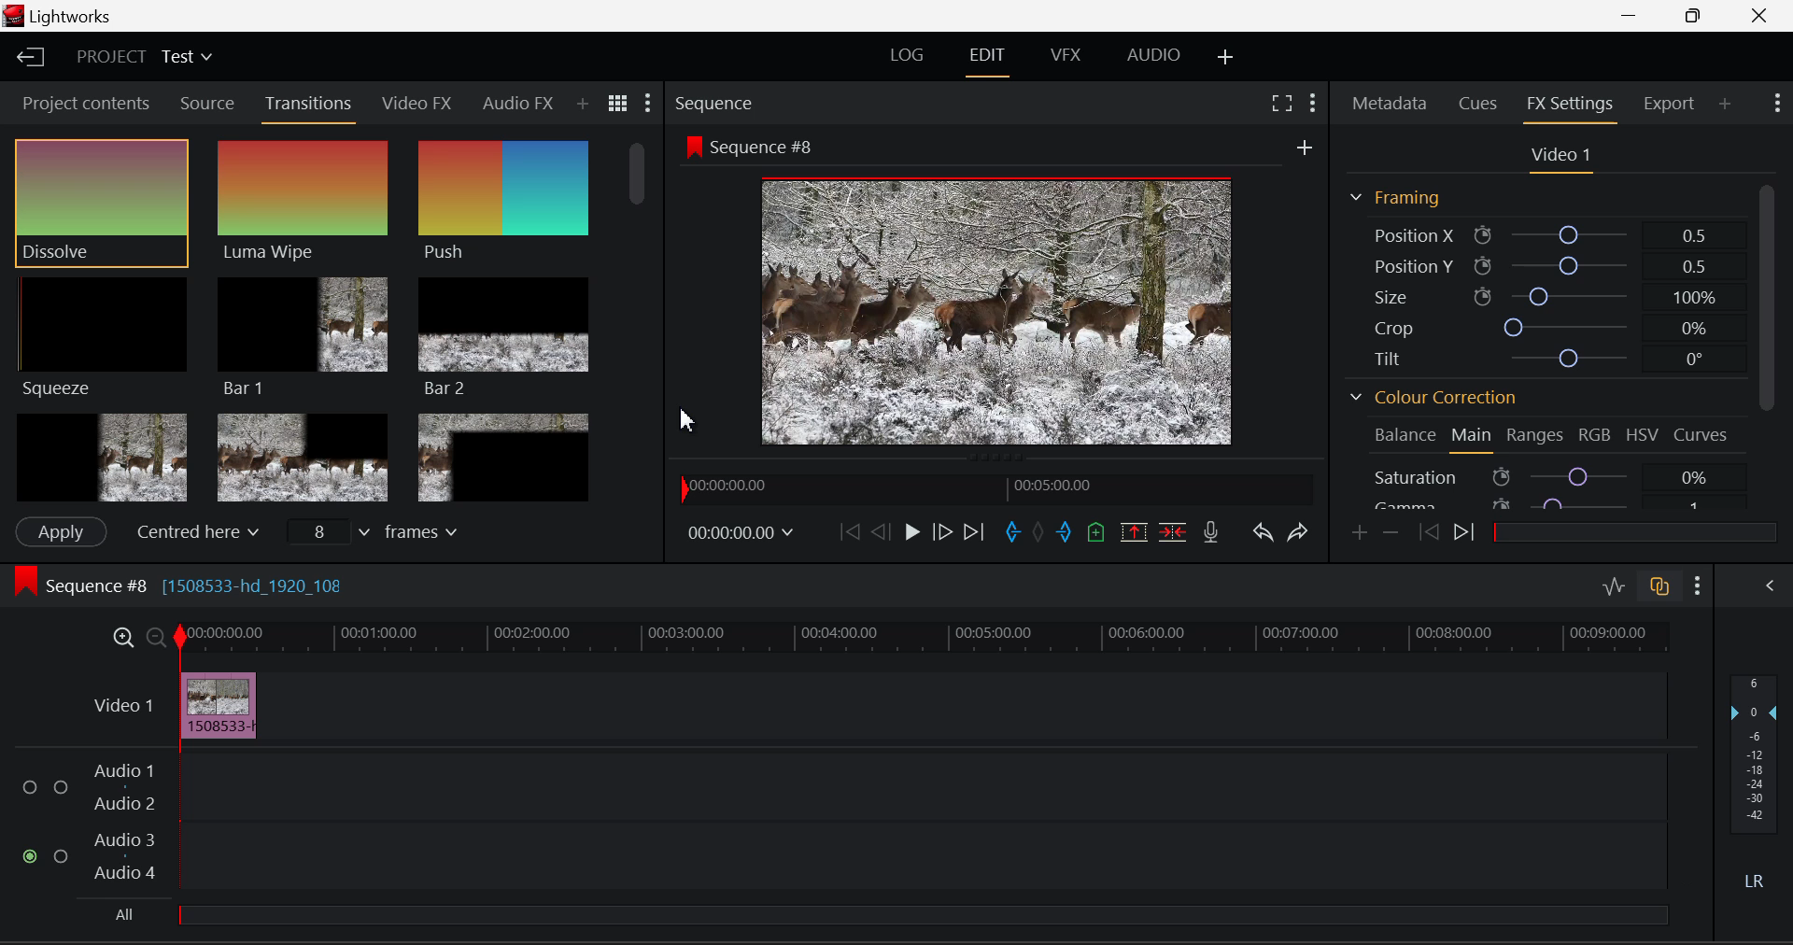 Image resolution: width=1793 pixels, height=945 pixels. I want to click on Bar 2, so click(504, 339).